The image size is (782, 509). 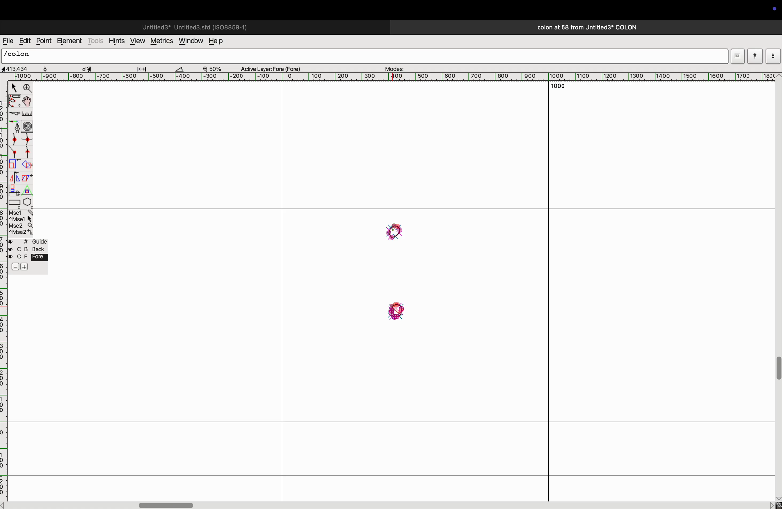 I want to click on circles, so click(x=29, y=125).